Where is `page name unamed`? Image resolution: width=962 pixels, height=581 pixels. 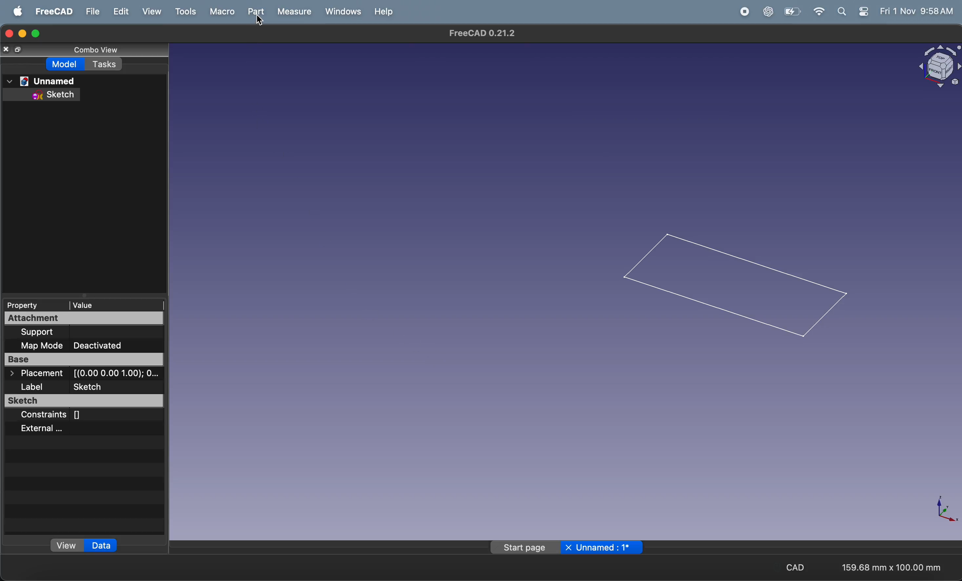 page name unamed is located at coordinates (568, 547).